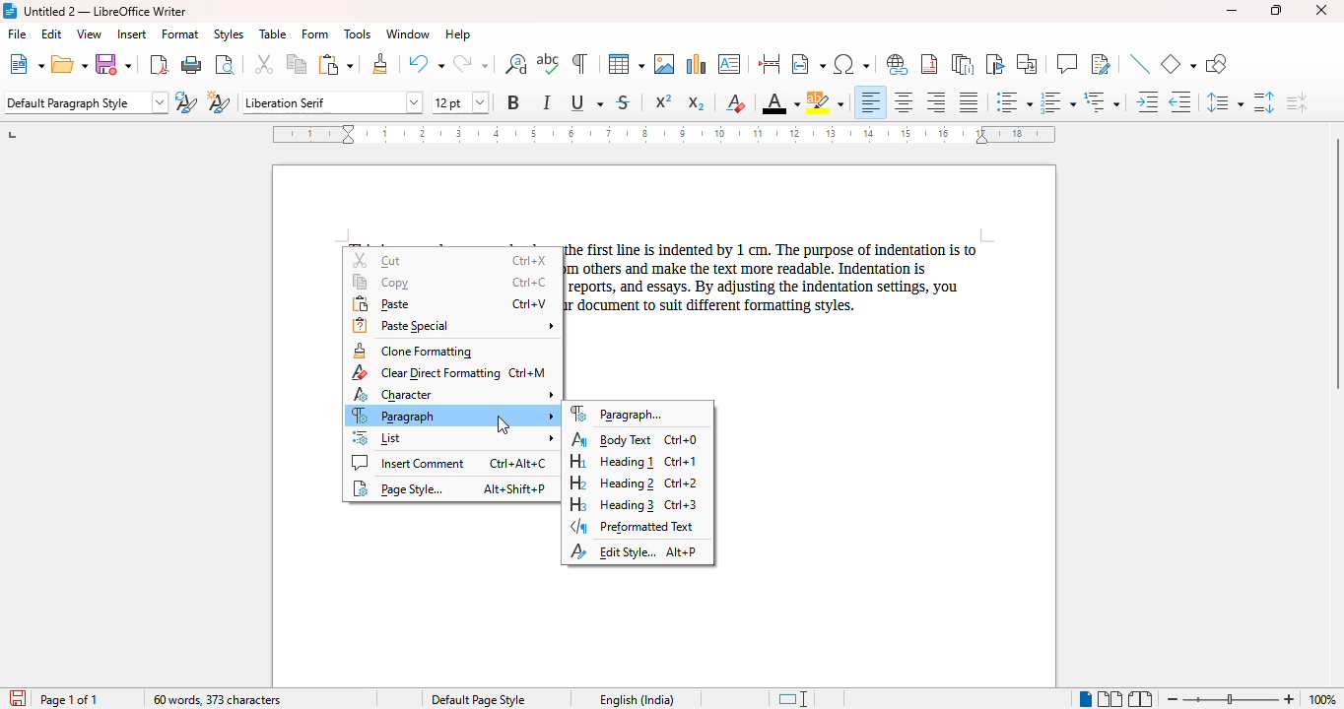 This screenshot has width=1344, height=709. I want to click on book view, so click(1141, 698).